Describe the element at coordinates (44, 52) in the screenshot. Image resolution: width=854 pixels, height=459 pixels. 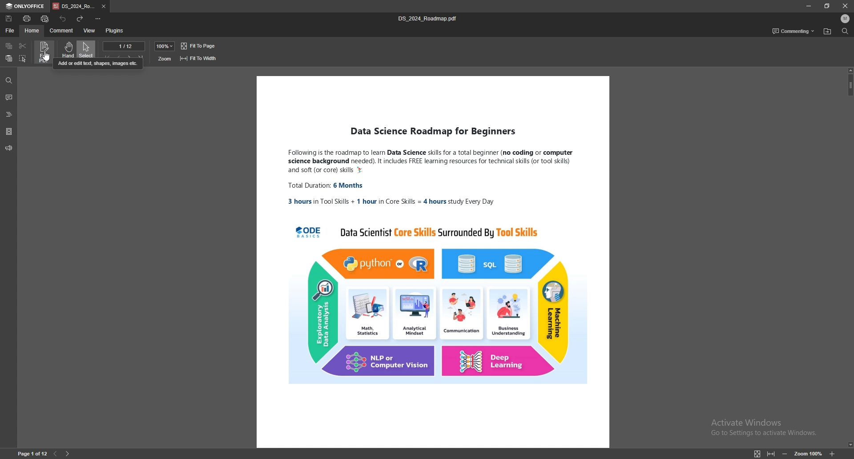
I see `edit pdf` at that location.